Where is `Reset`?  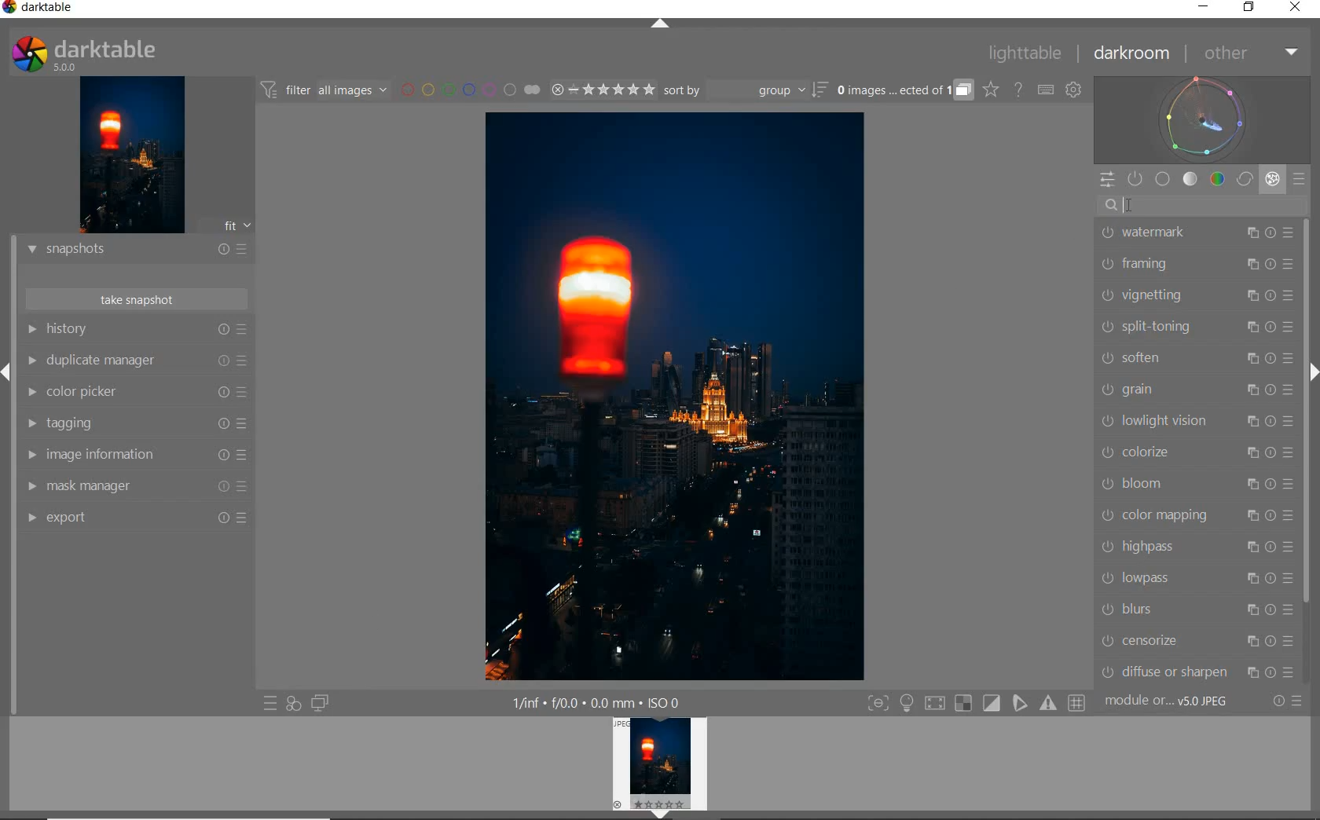
Reset is located at coordinates (225, 457).